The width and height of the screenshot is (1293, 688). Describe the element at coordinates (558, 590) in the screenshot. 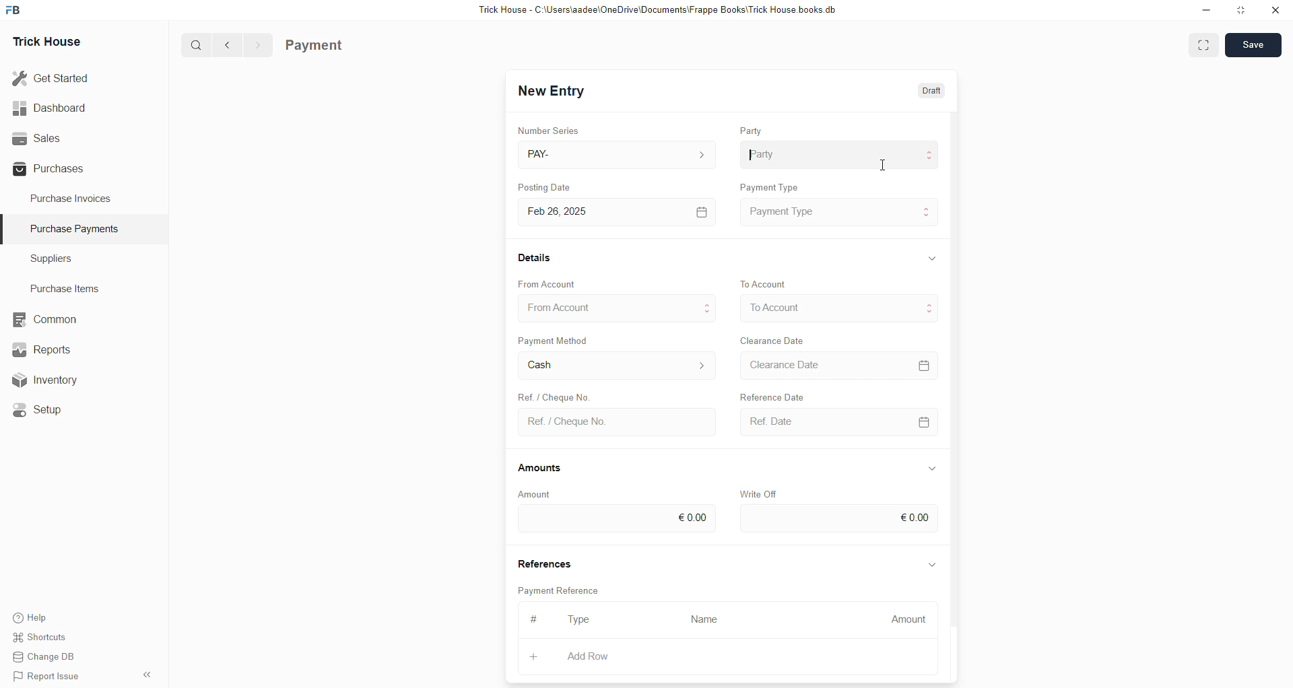

I see `Payment Reference` at that location.